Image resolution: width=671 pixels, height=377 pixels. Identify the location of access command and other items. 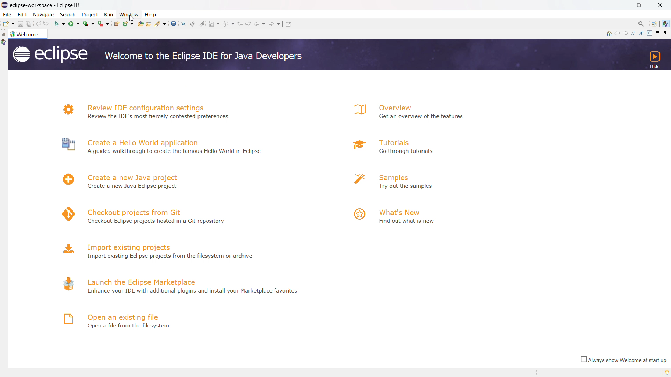
(642, 24).